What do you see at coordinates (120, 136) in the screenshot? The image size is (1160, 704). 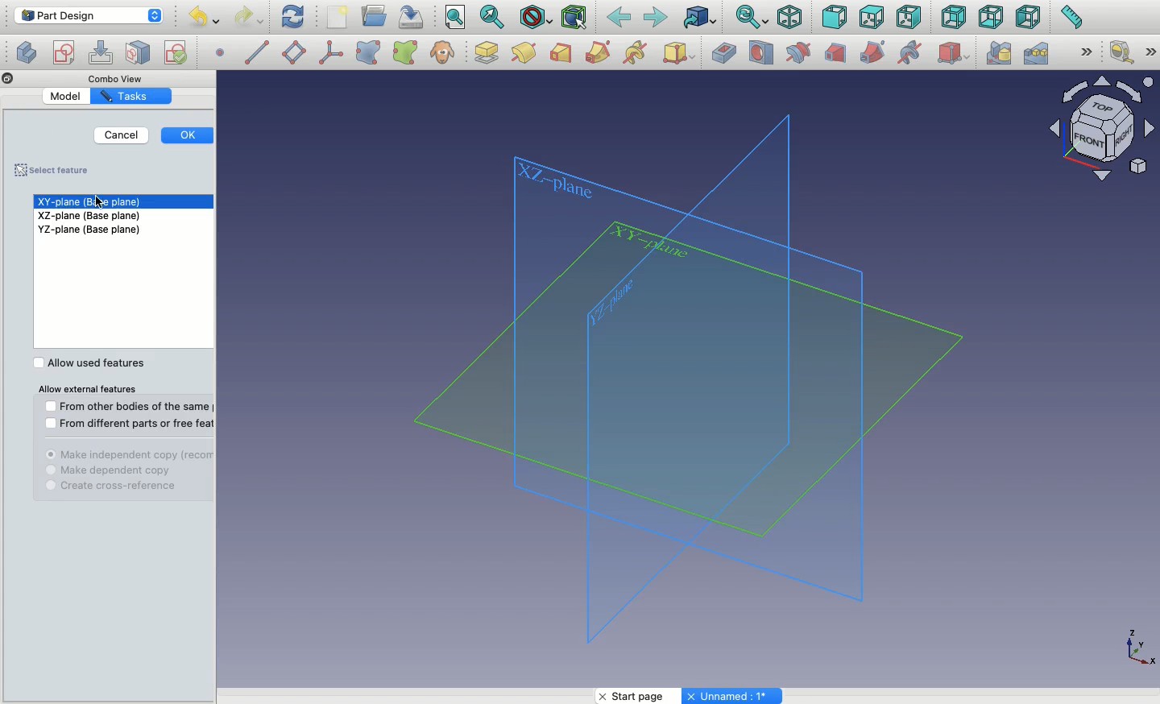 I see `Cancel` at bounding box center [120, 136].